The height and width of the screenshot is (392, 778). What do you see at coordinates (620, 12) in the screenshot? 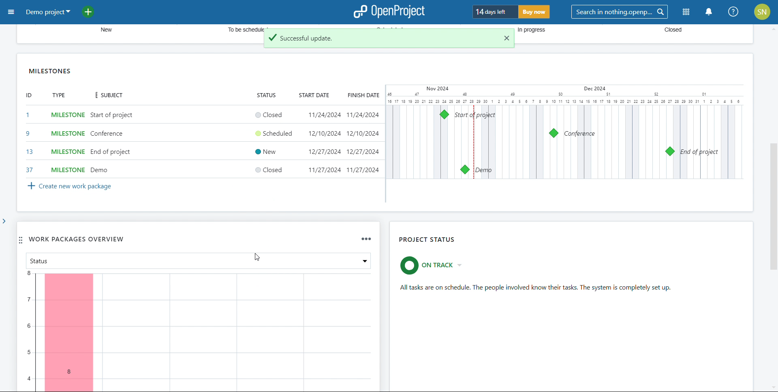
I see `search` at bounding box center [620, 12].